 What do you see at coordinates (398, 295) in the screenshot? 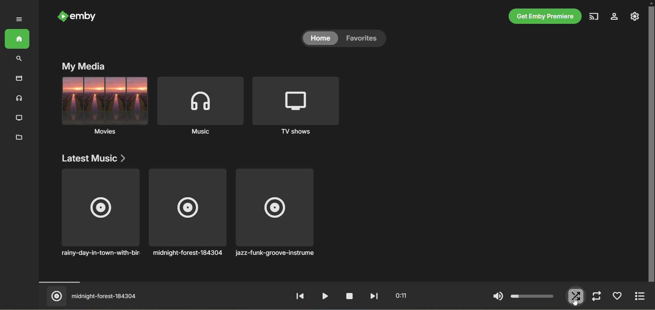
I see `0:11` at bounding box center [398, 295].